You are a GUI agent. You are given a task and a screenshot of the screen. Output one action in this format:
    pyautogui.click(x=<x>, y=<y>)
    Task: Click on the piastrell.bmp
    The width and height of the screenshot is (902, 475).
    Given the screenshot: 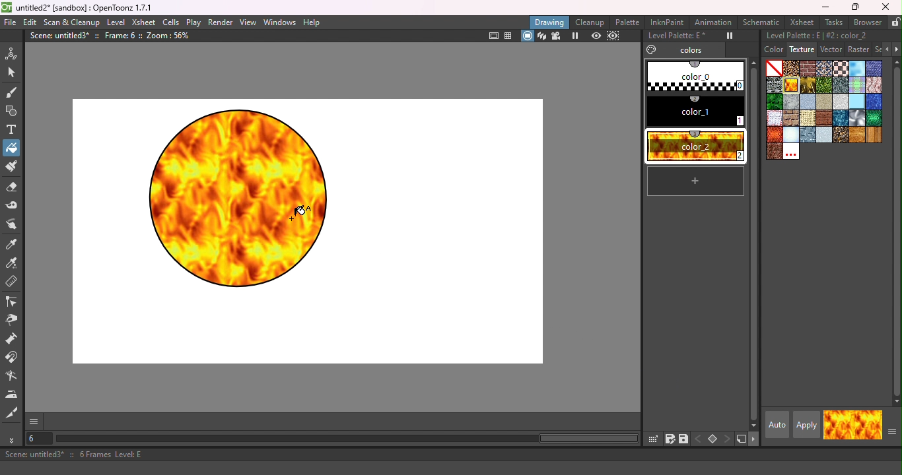 What is the action you would take?
    pyautogui.click(x=857, y=102)
    